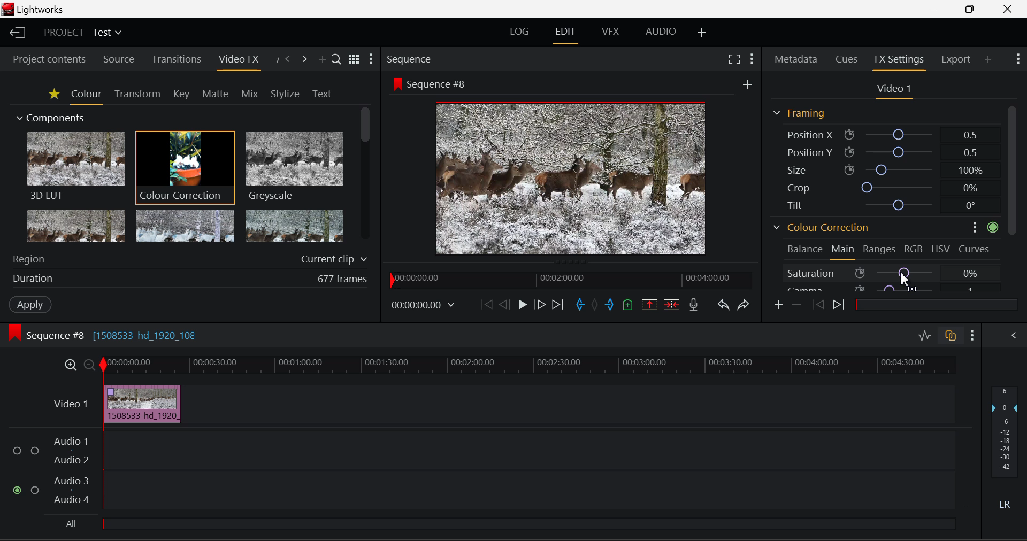  What do you see at coordinates (818, 305) in the screenshot?
I see `Previous keyframe` at bounding box center [818, 305].